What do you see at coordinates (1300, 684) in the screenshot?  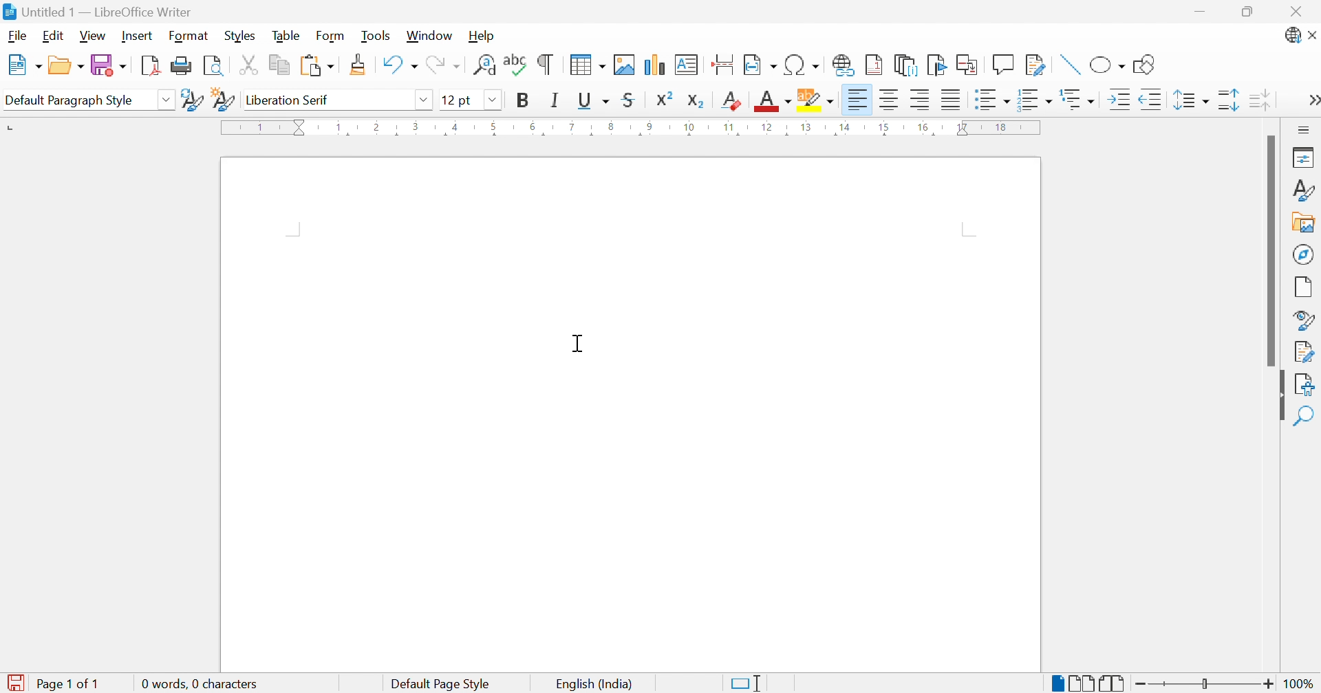 I see `100%` at bounding box center [1300, 684].